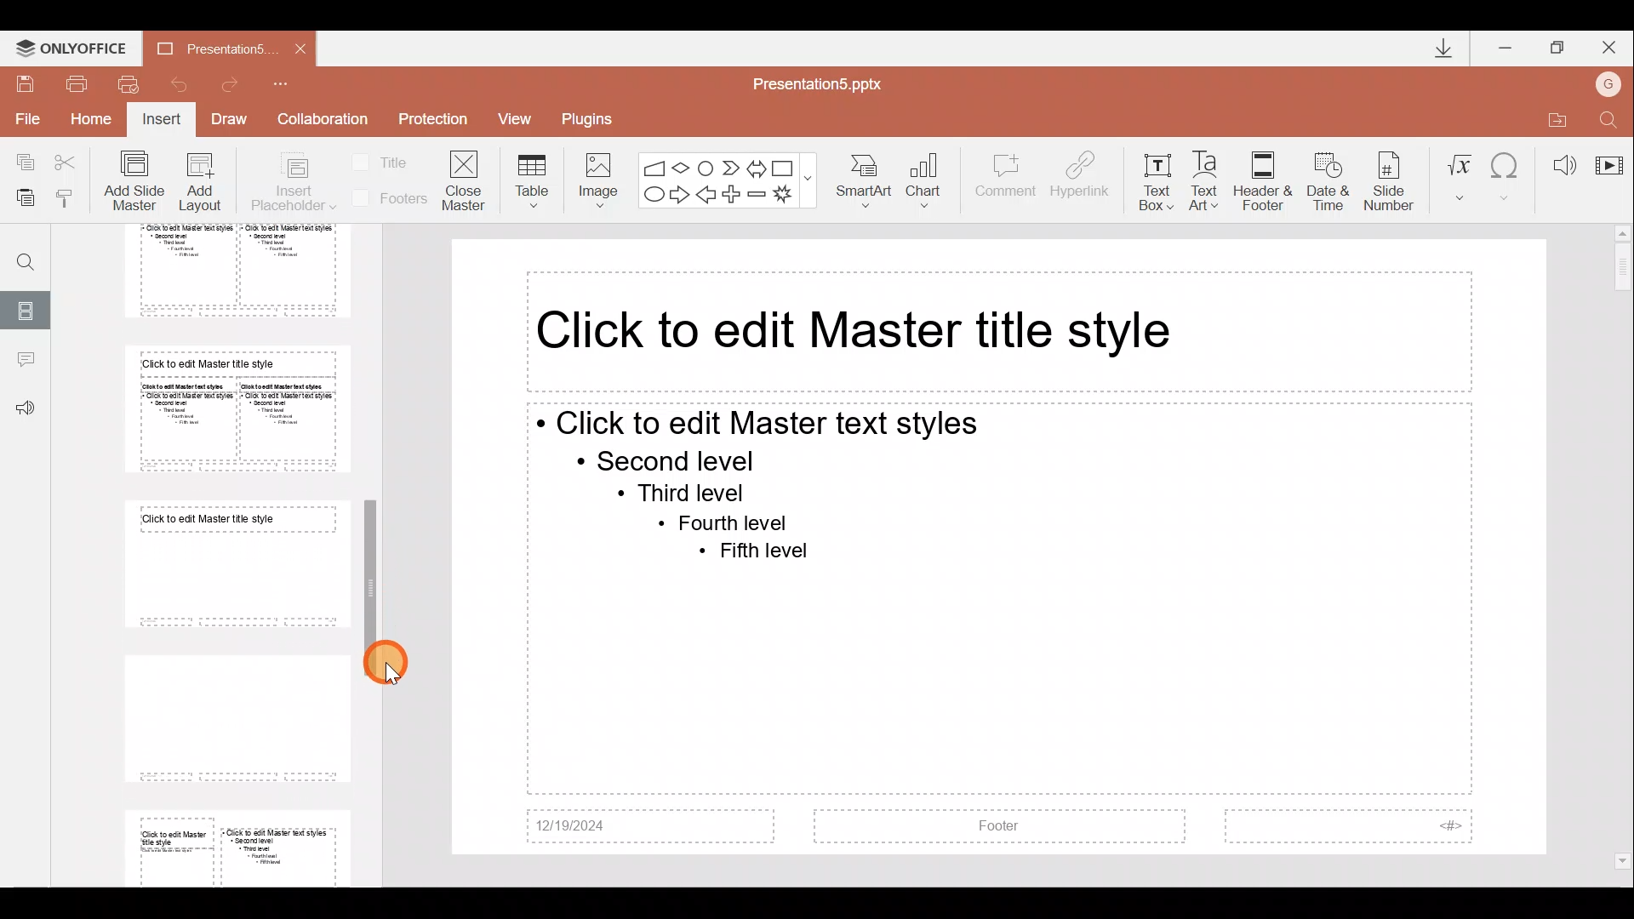 Image resolution: width=1634 pixels, height=919 pixels. Describe the element at coordinates (138, 181) in the screenshot. I see `Add slide master` at that location.